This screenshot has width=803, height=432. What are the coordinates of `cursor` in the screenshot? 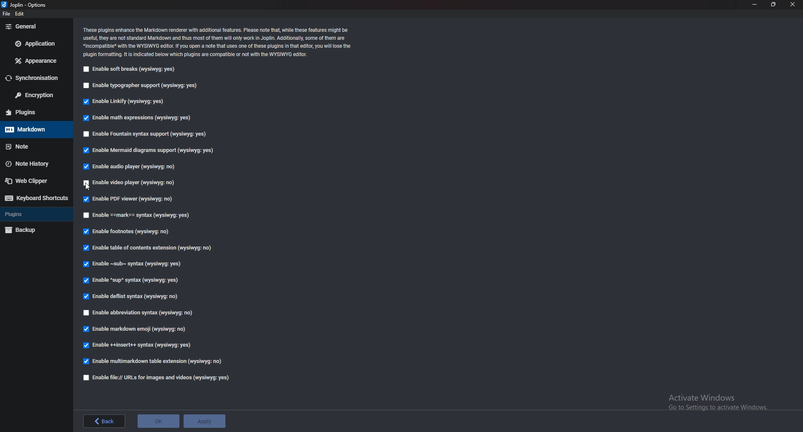 It's located at (89, 188).